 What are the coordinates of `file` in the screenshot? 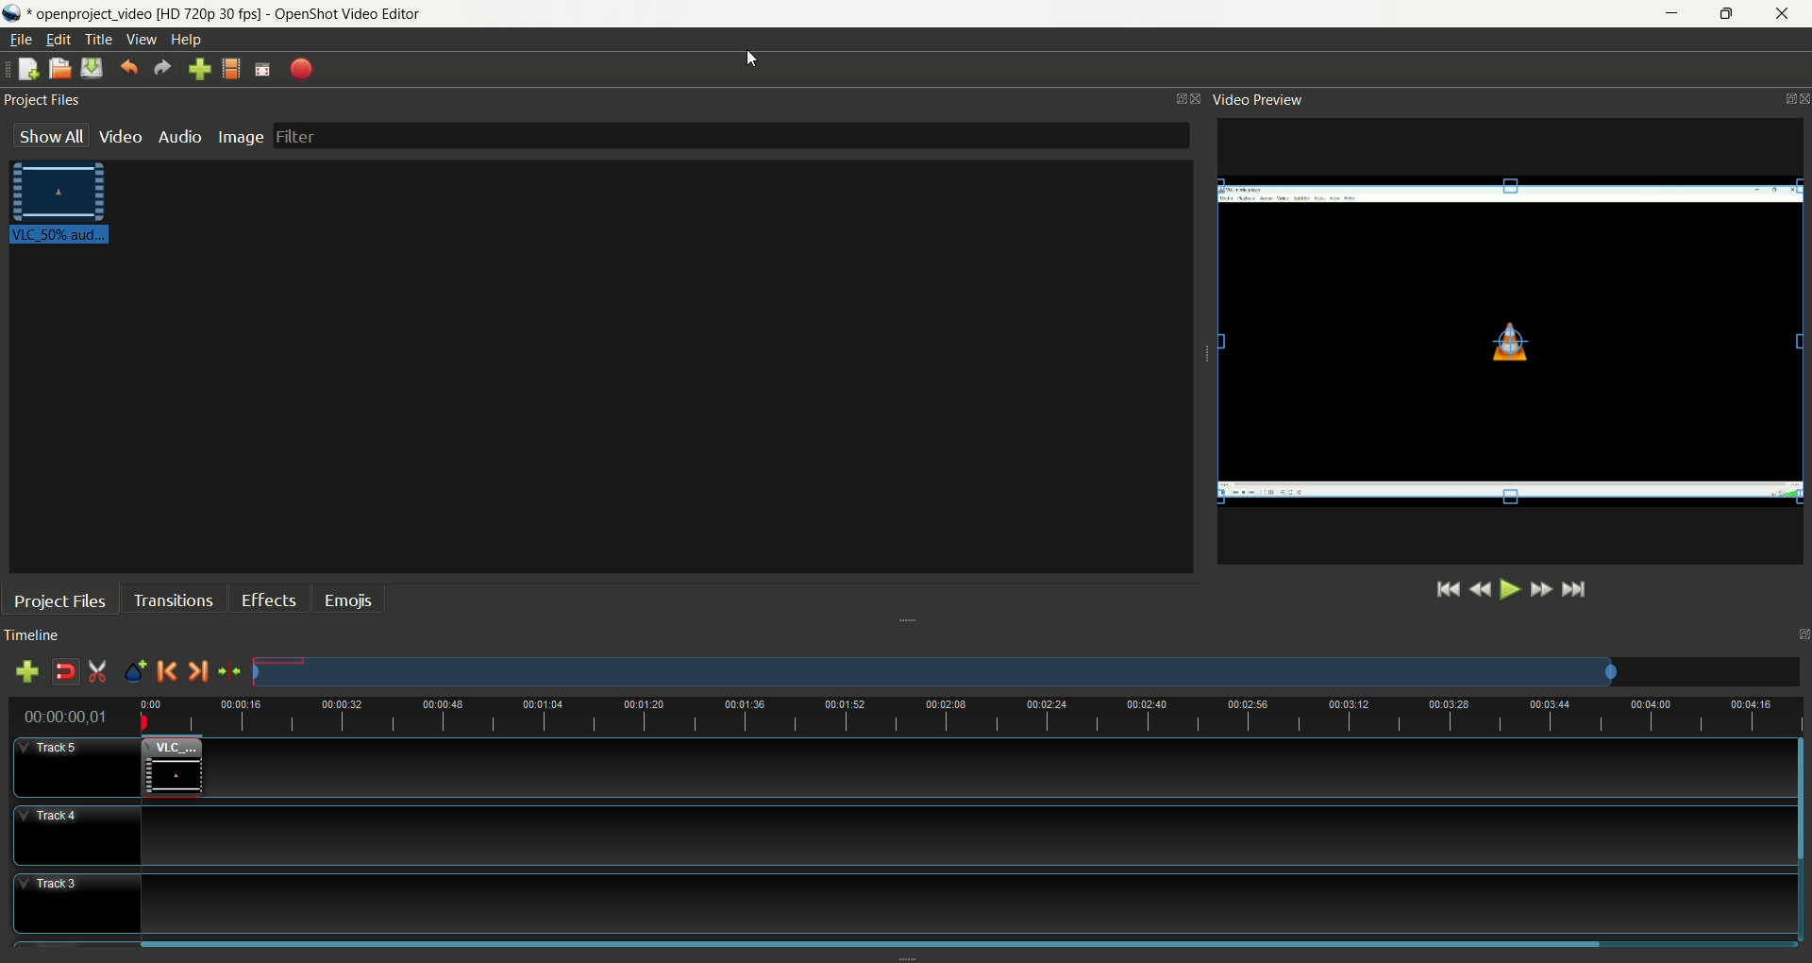 It's located at (26, 40).